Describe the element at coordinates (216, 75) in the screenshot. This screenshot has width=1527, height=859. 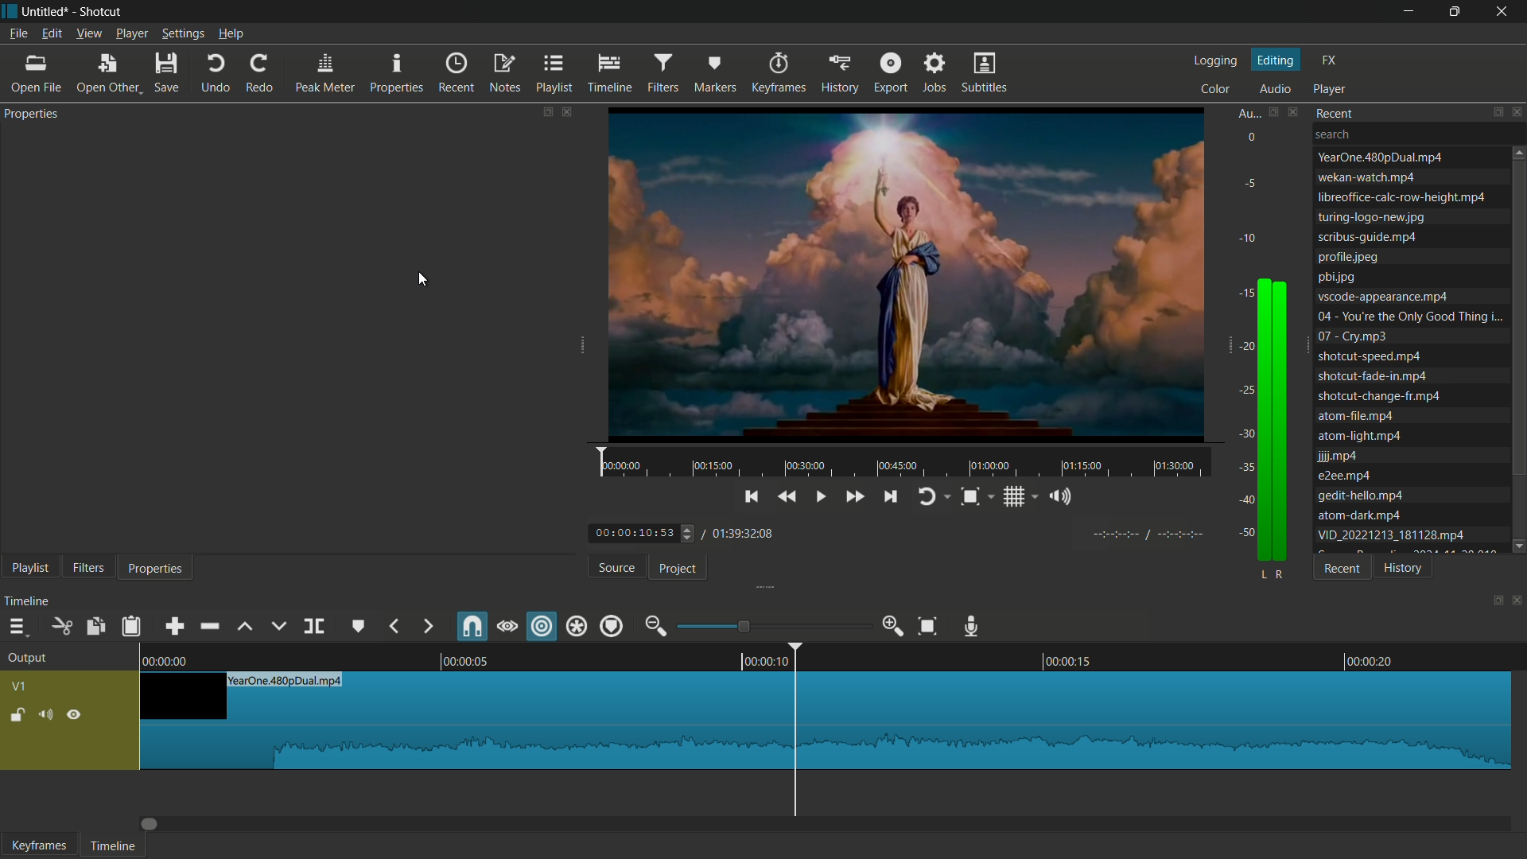
I see `undo` at that location.